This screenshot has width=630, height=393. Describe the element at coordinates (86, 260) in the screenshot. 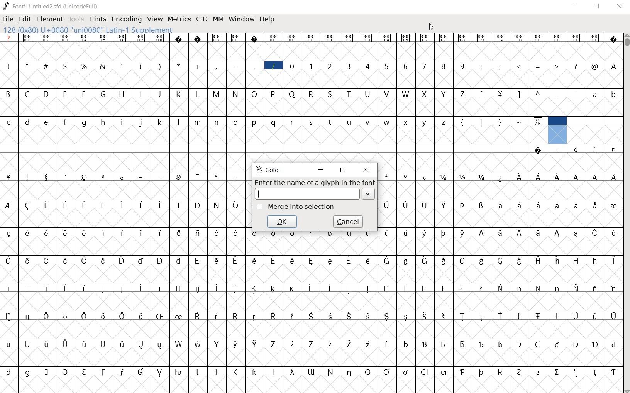

I see `Symbol` at that location.